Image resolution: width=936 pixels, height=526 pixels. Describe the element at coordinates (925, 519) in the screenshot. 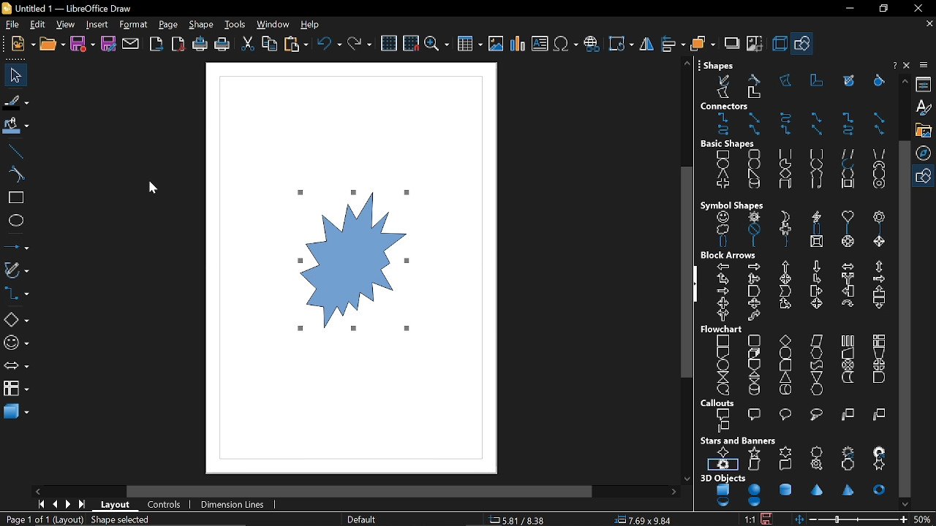

I see `Zoom` at that location.